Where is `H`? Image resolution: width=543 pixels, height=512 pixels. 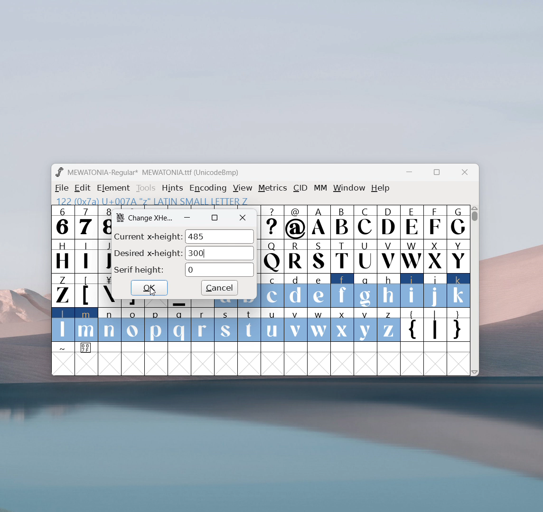
H is located at coordinates (62, 255).